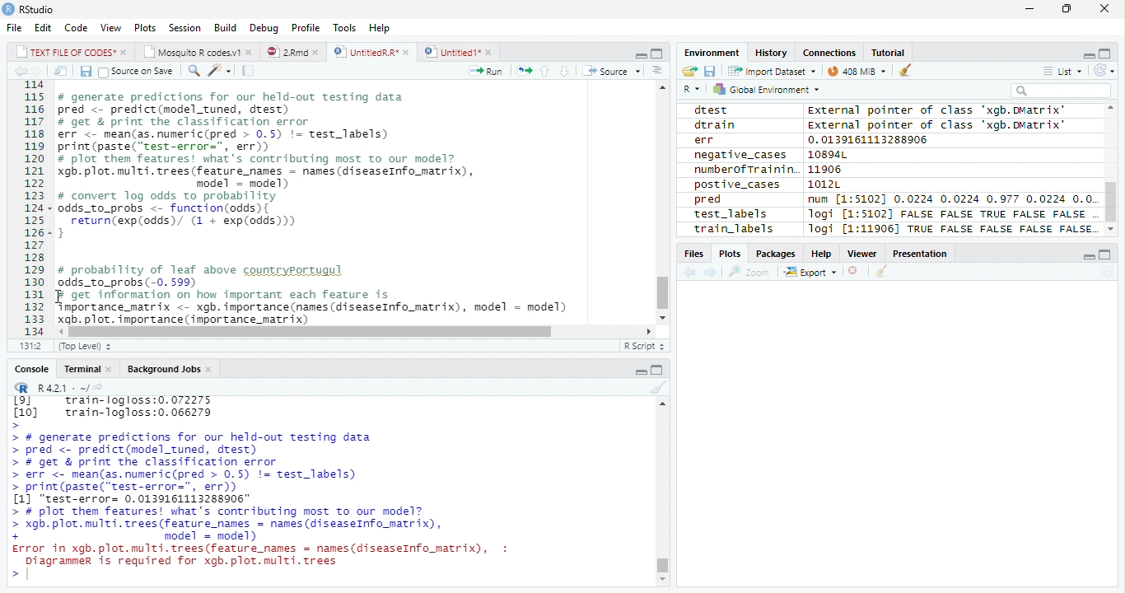  What do you see at coordinates (143, 27) in the screenshot?
I see `Plots` at bounding box center [143, 27].